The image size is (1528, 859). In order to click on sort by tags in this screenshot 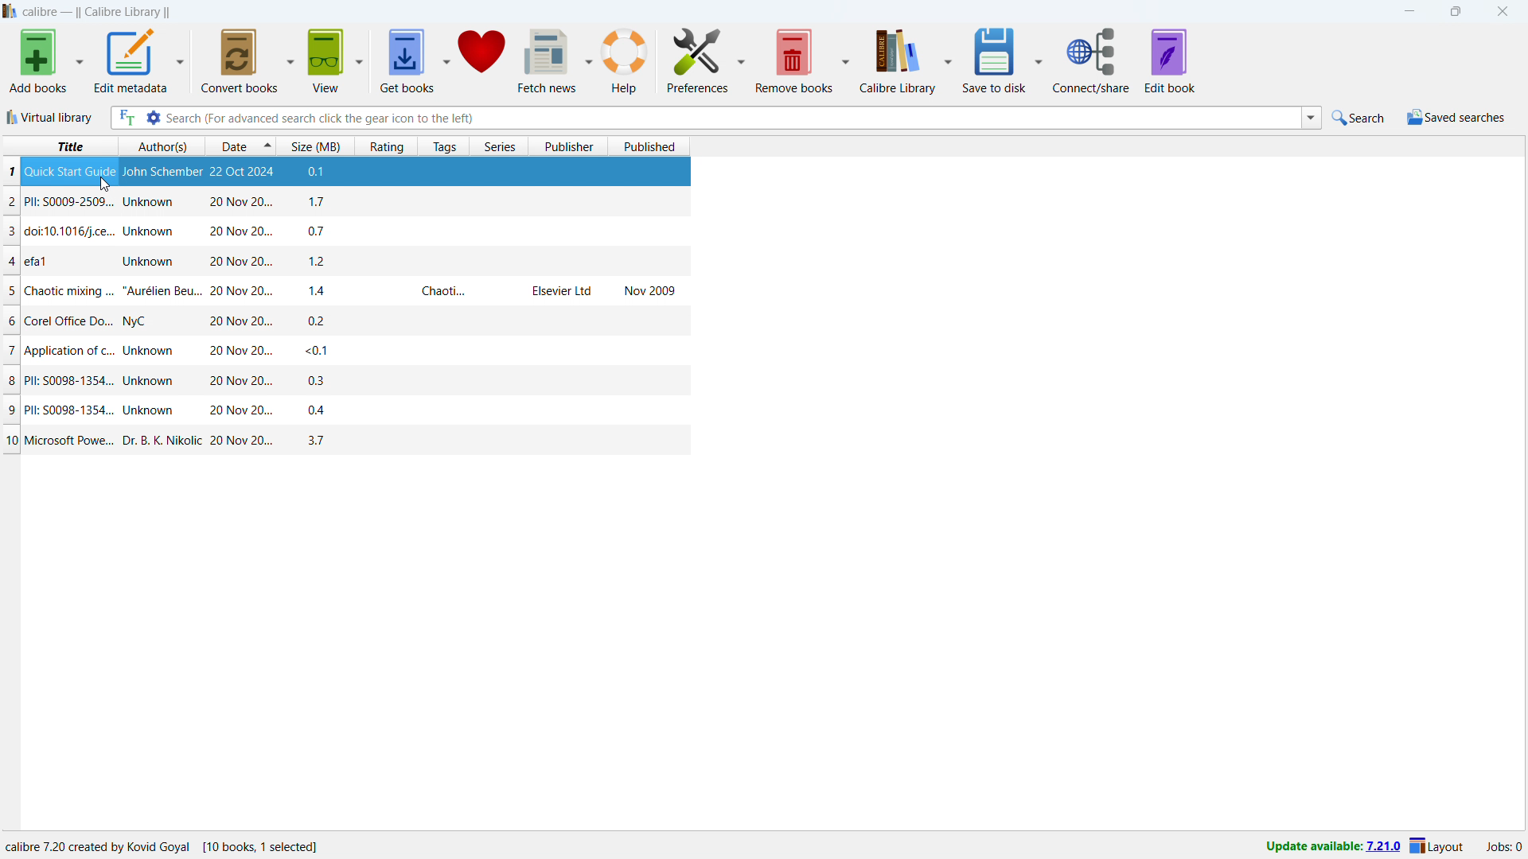, I will do `click(442, 146)`.